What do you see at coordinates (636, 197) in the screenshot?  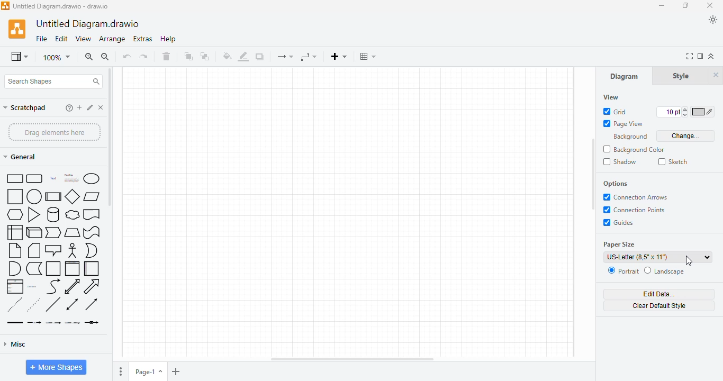 I see `connection arrows` at bounding box center [636, 197].